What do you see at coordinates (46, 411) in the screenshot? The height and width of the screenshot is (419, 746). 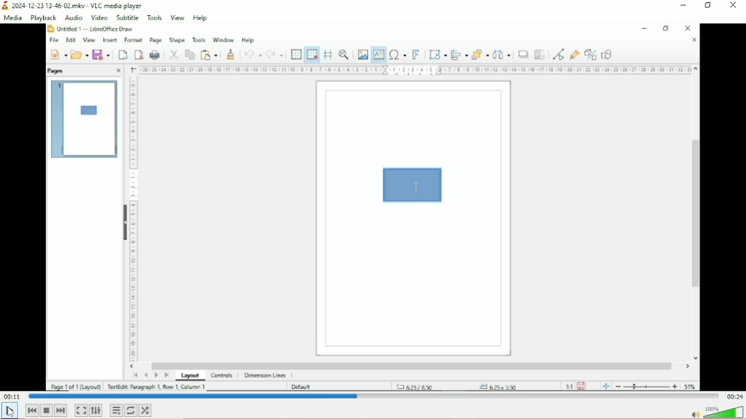 I see `Stop playback` at bounding box center [46, 411].